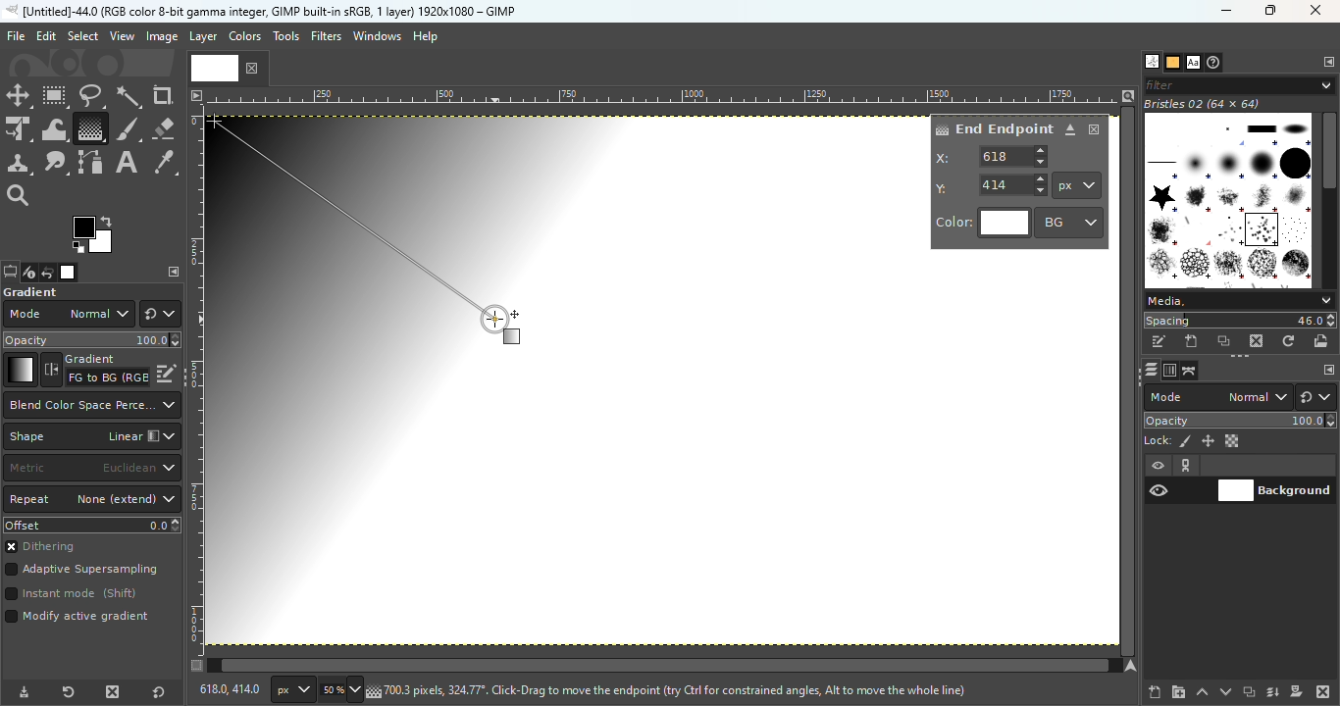  I want to click on Configure this tab, so click(1327, 63).